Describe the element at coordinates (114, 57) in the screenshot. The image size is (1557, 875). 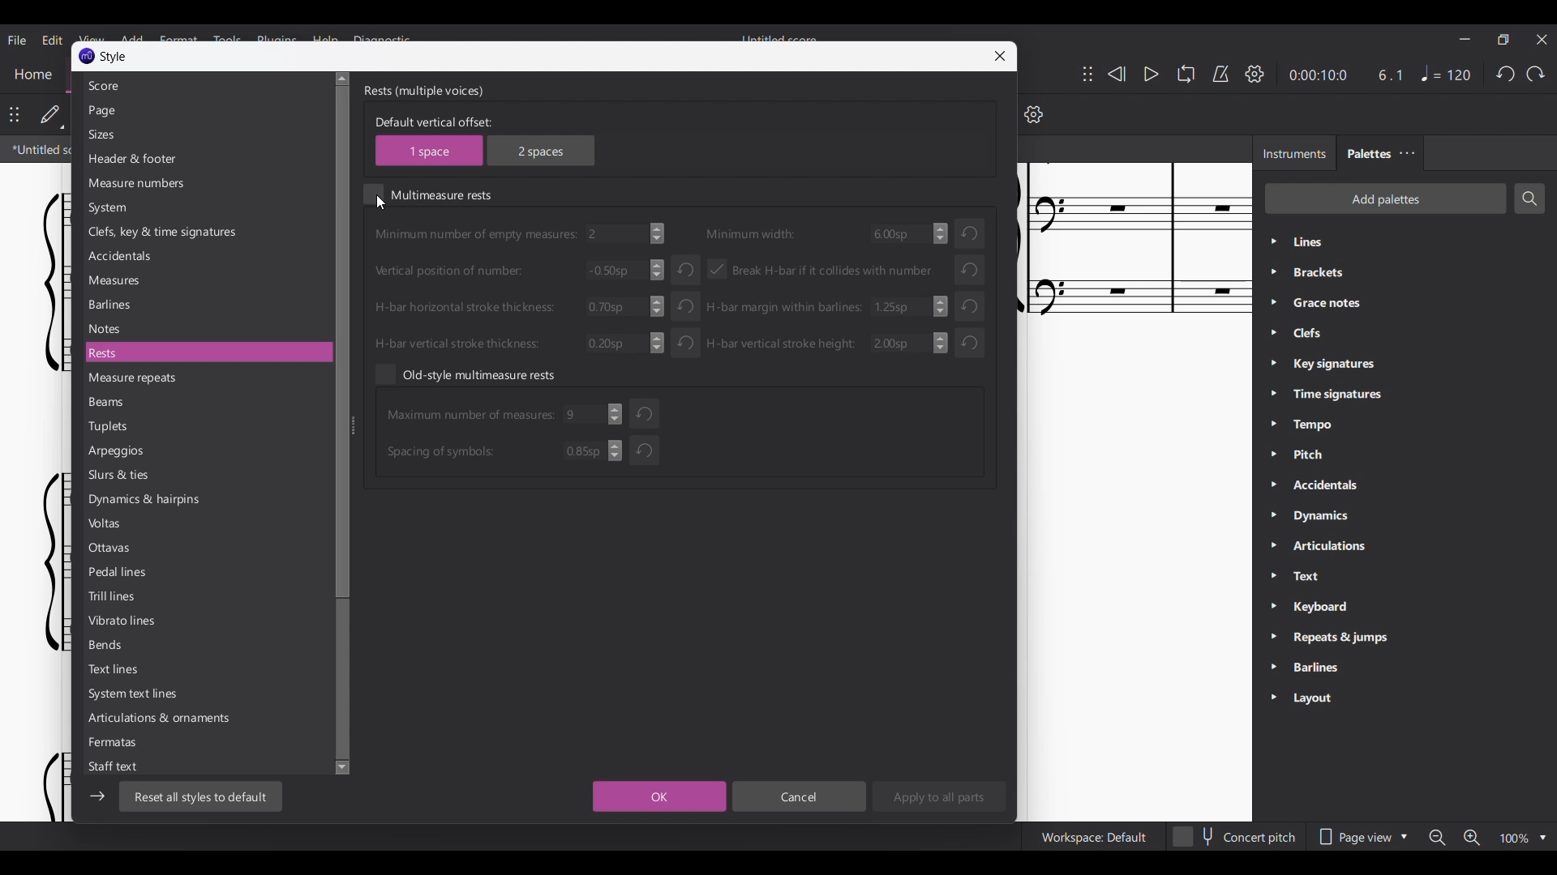
I see `Name of current window` at that location.